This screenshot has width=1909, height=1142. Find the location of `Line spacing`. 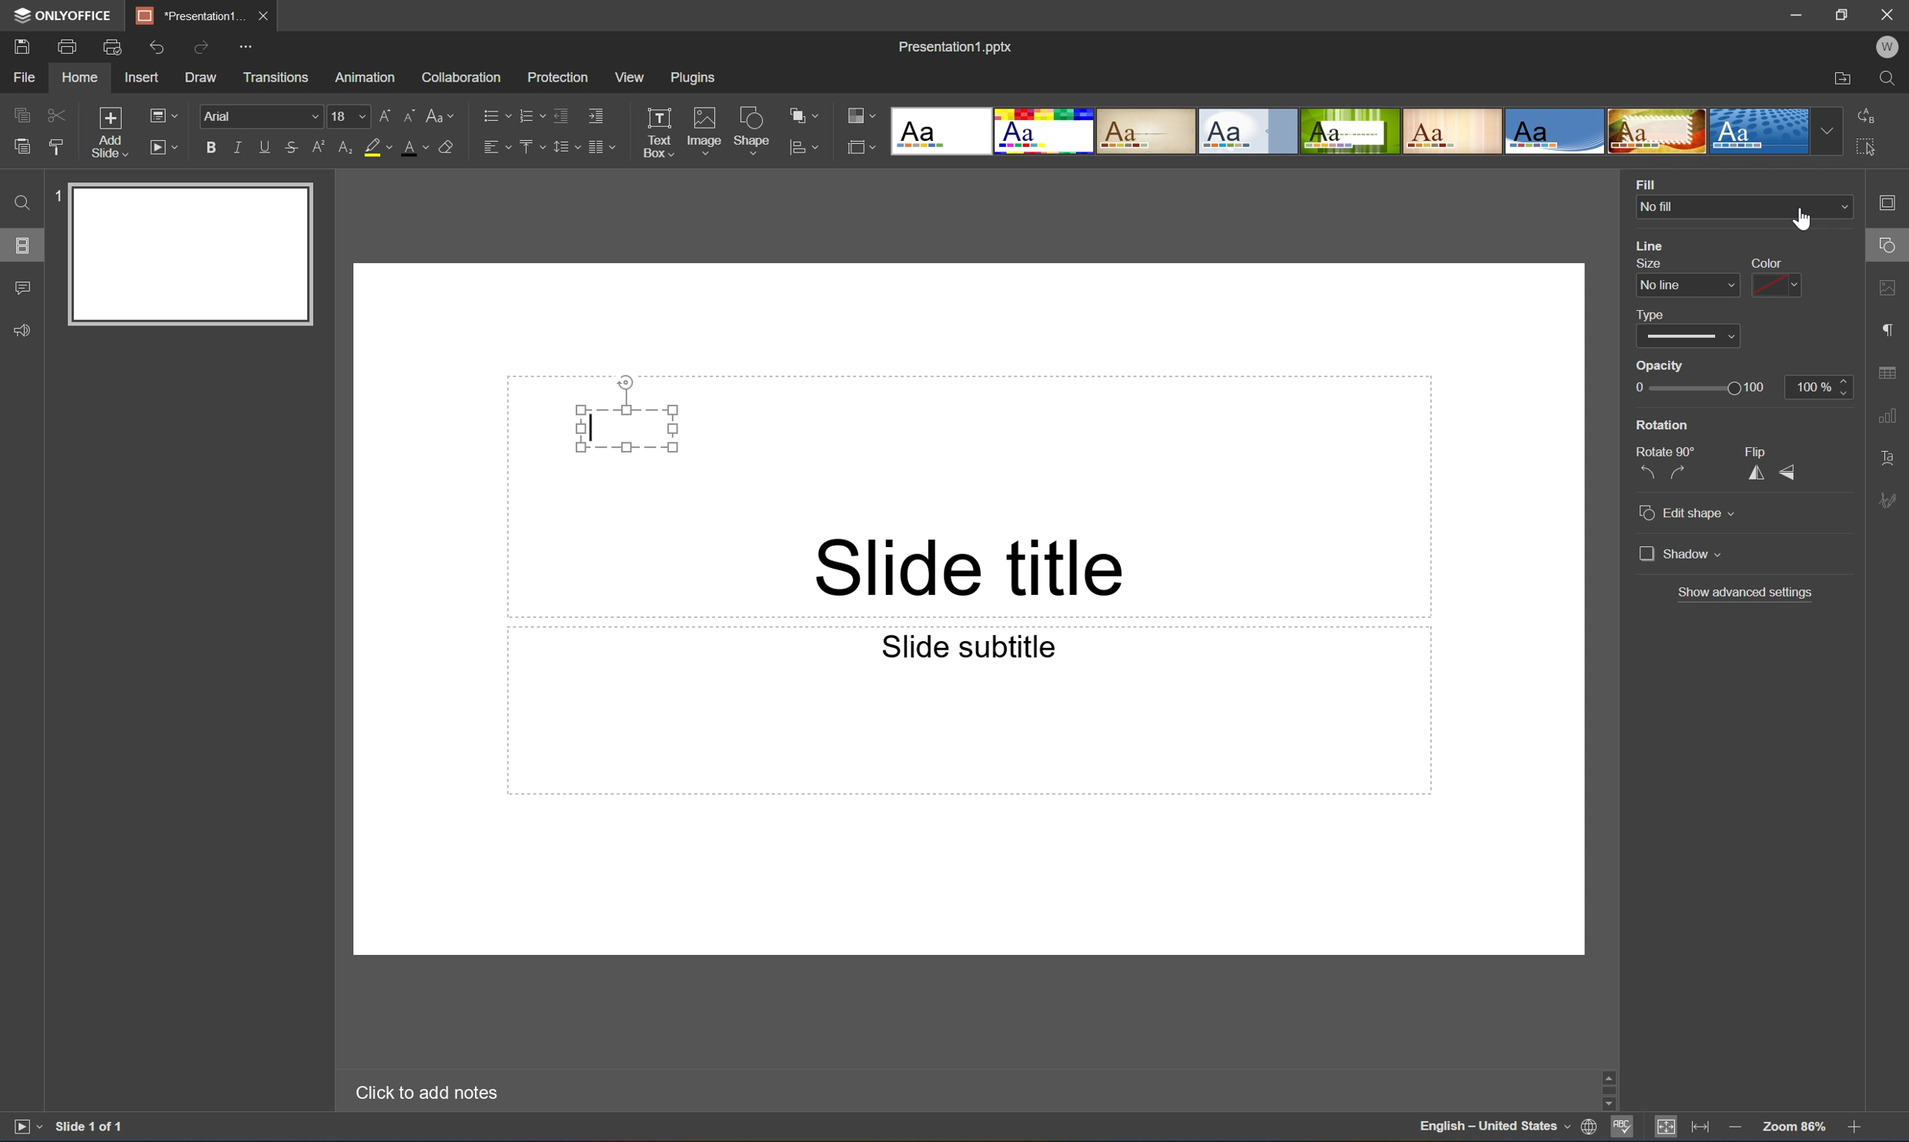

Line spacing is located at coordinates (564, 147).